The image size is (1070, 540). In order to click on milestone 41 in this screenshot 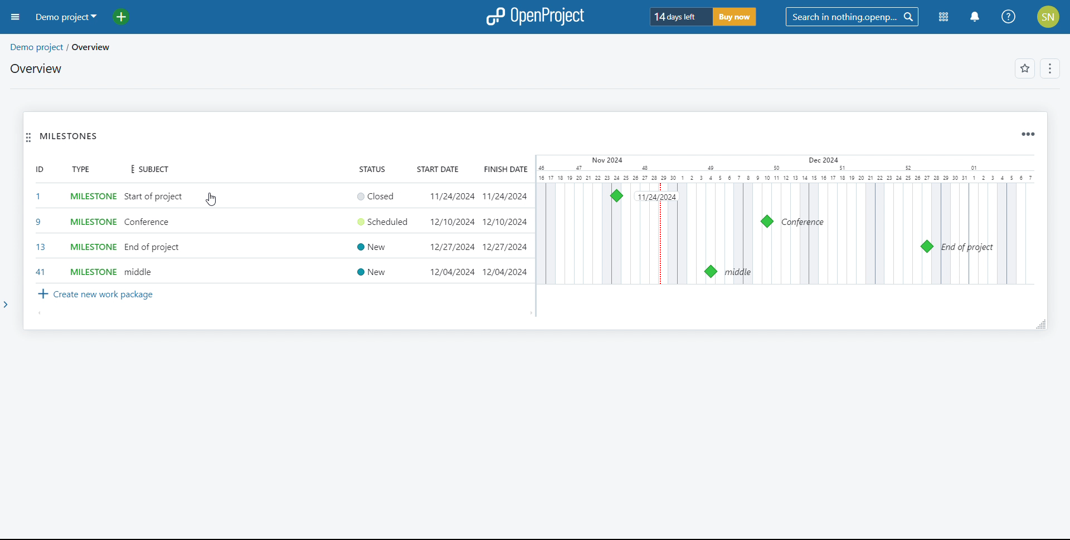, I will do `click(711, 272)`.